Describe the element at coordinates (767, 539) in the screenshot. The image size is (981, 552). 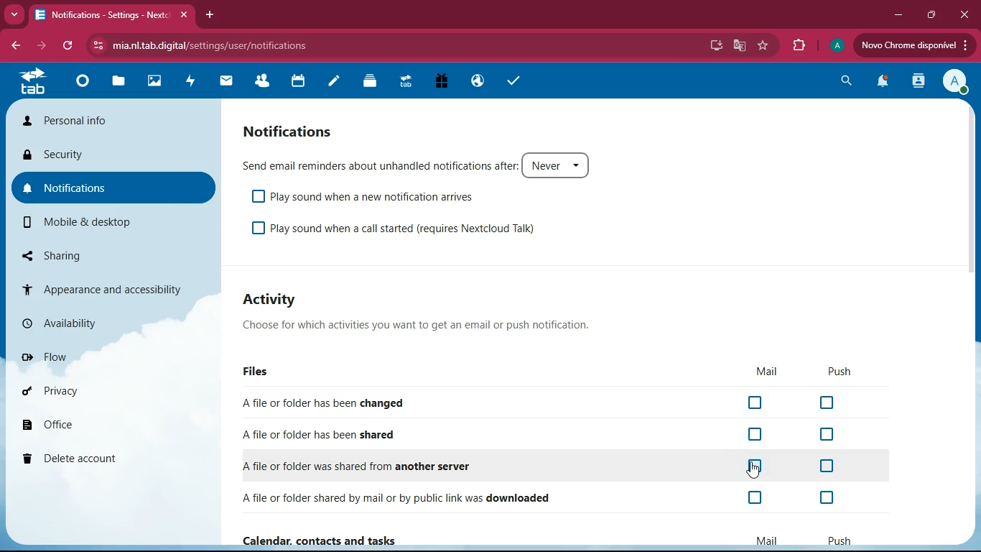
I see `mail` at that location.